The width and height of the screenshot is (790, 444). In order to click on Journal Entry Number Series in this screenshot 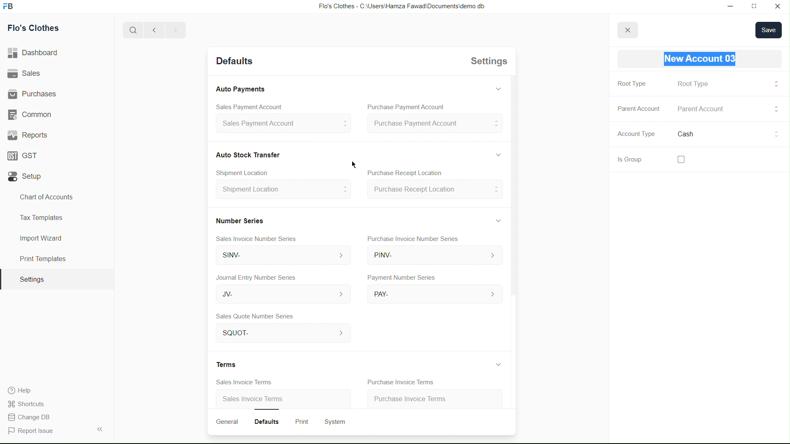, I will do `click(257, 276)`.